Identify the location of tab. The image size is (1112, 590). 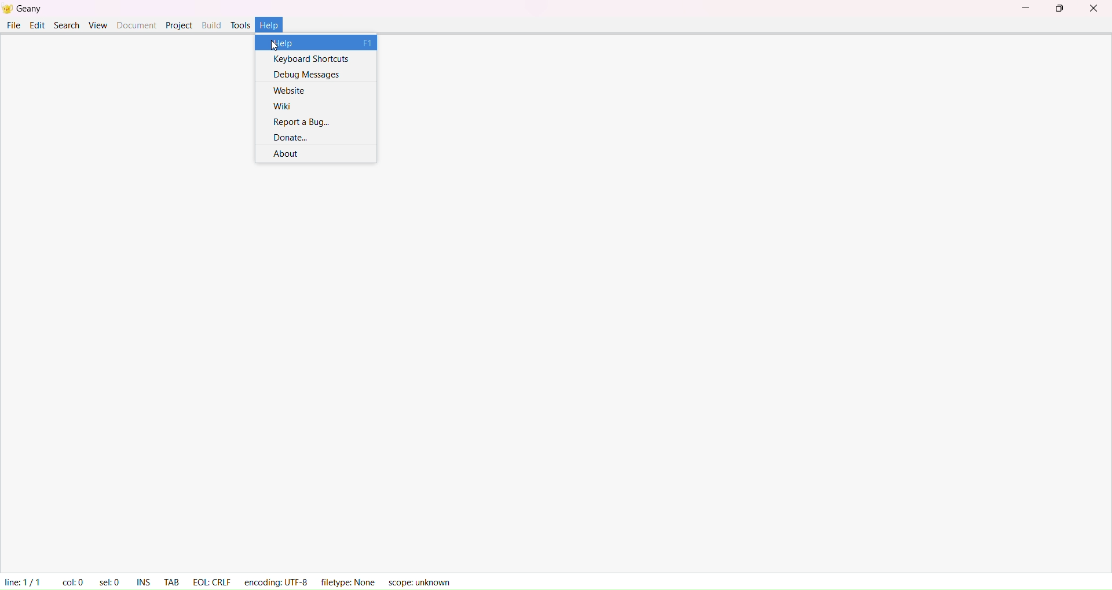
(171, 577).